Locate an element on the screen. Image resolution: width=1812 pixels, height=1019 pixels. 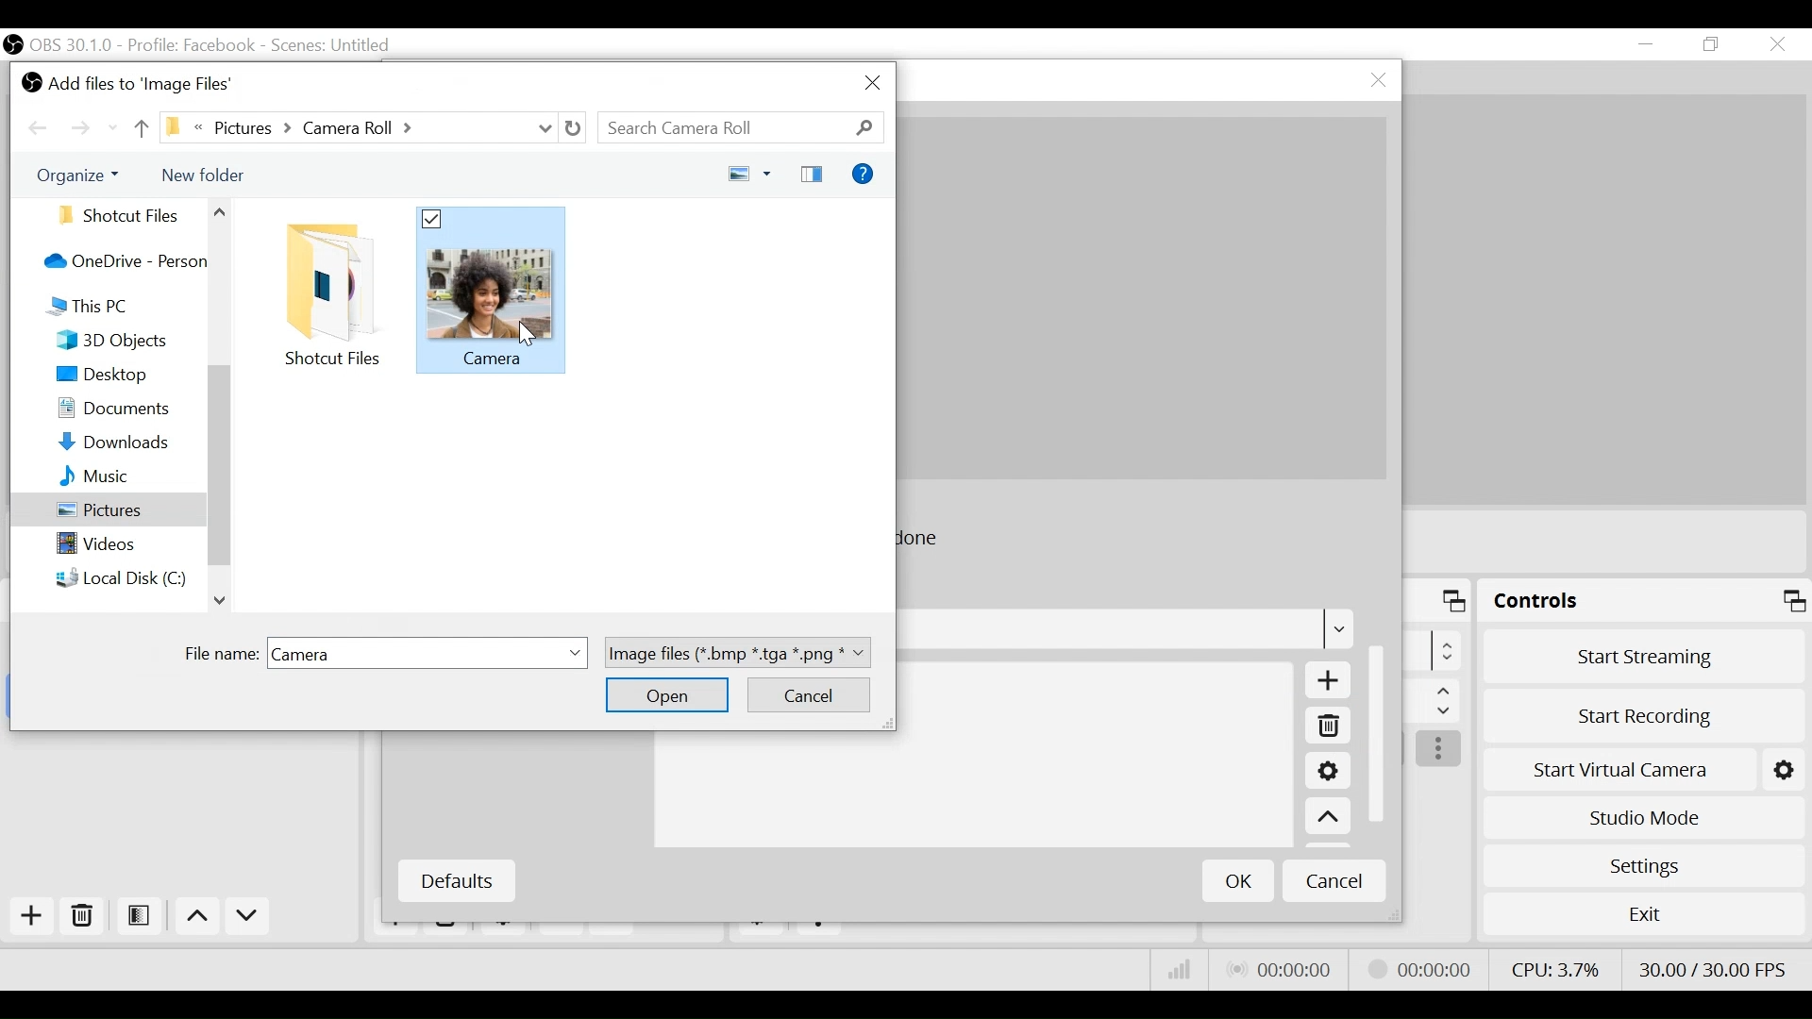
Folder is located at coordinates (126, 214).